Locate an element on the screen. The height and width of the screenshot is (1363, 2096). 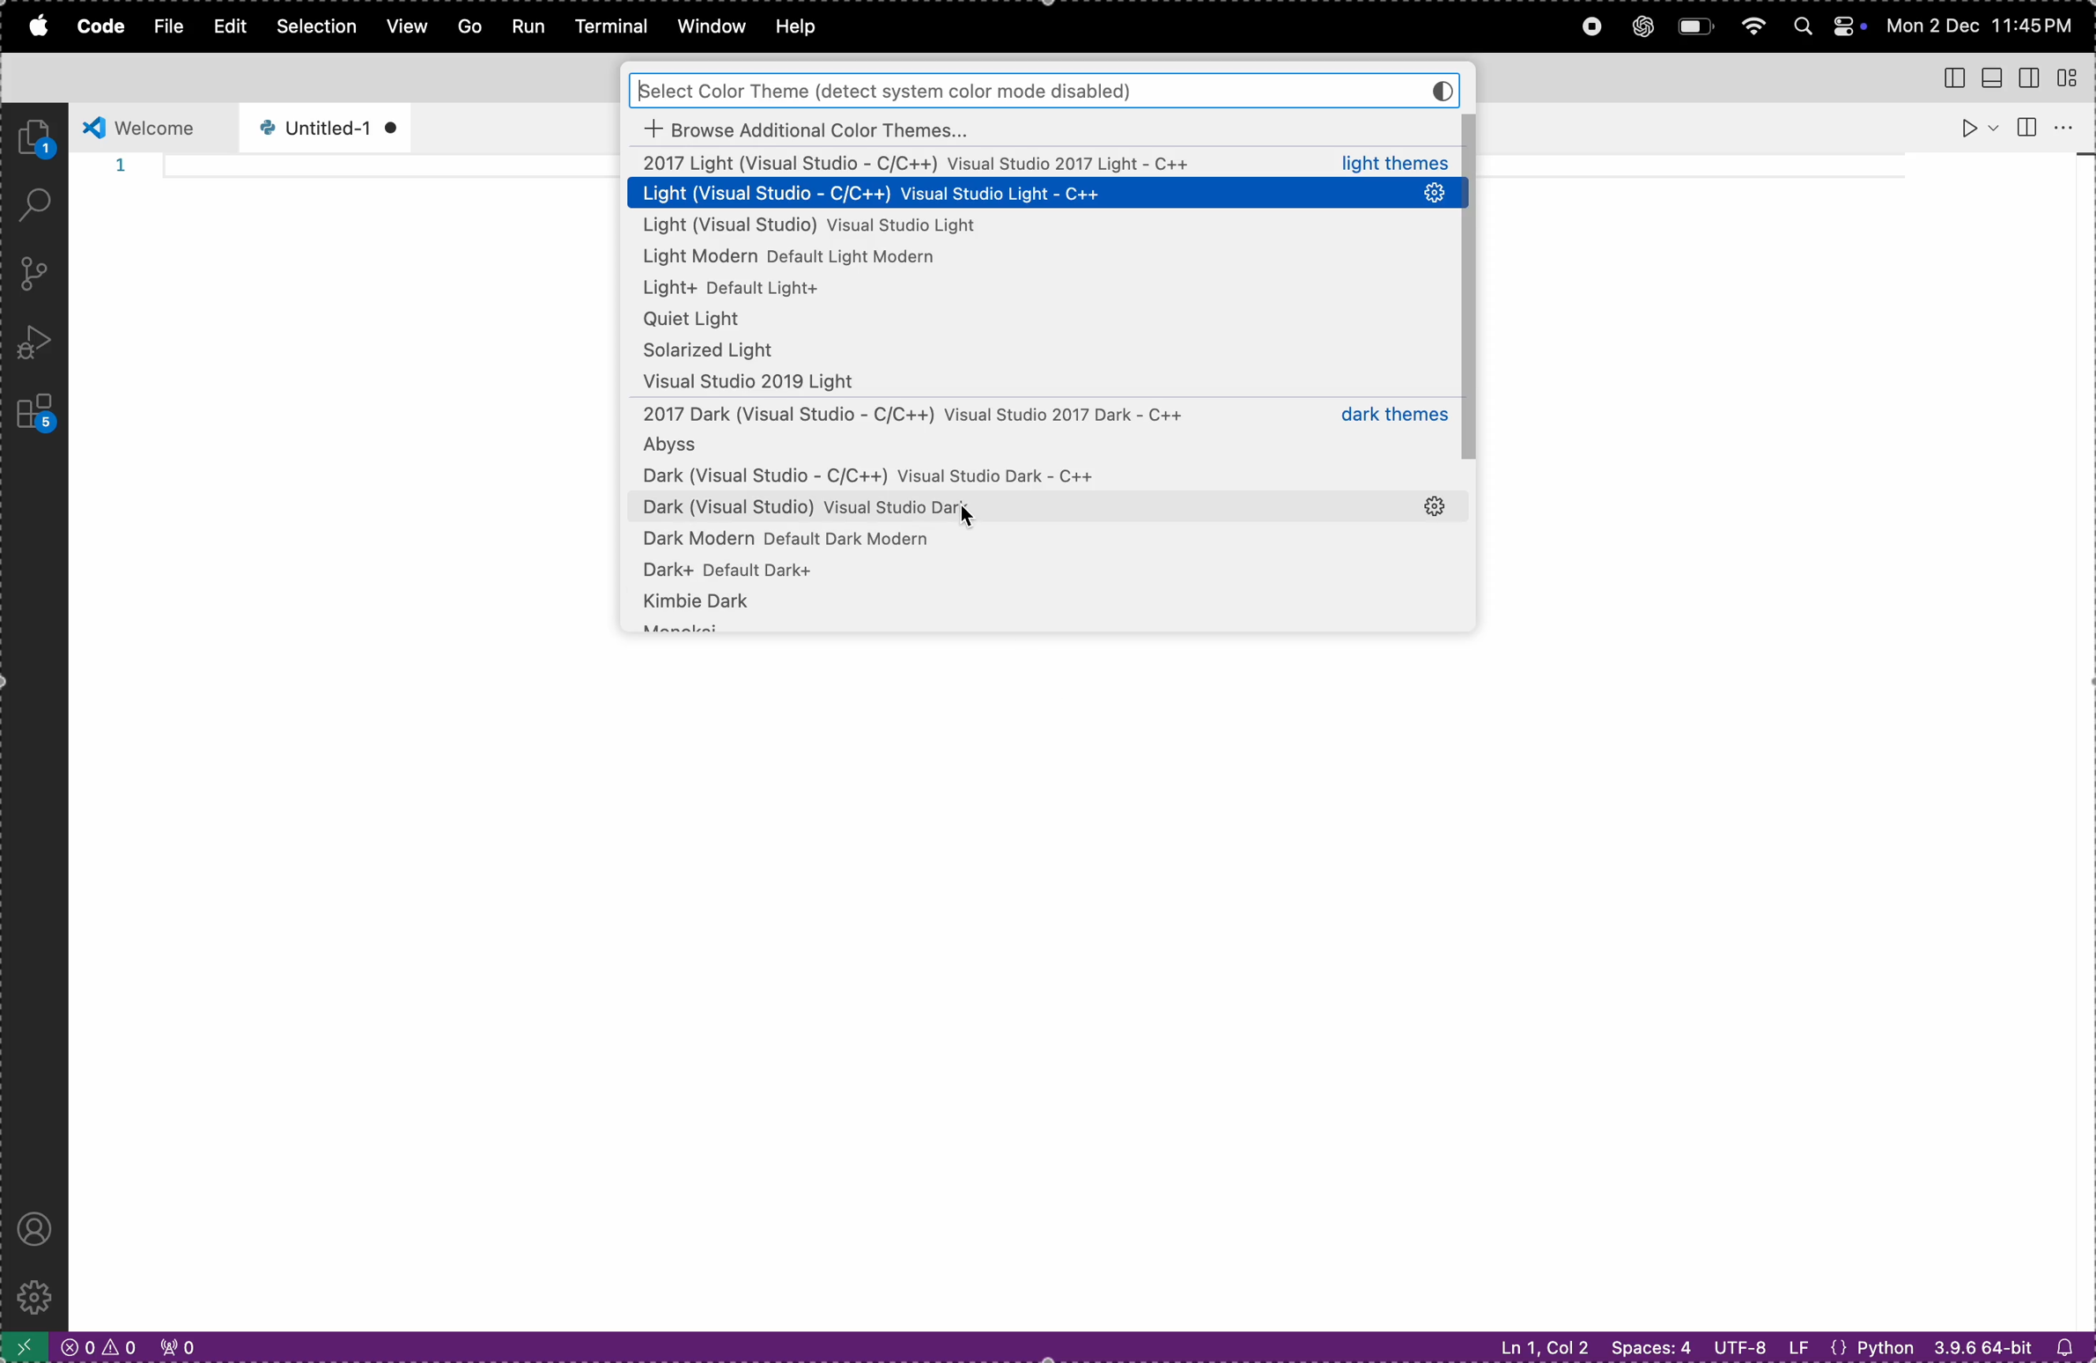
battery is located at coordinates (1698, 28).